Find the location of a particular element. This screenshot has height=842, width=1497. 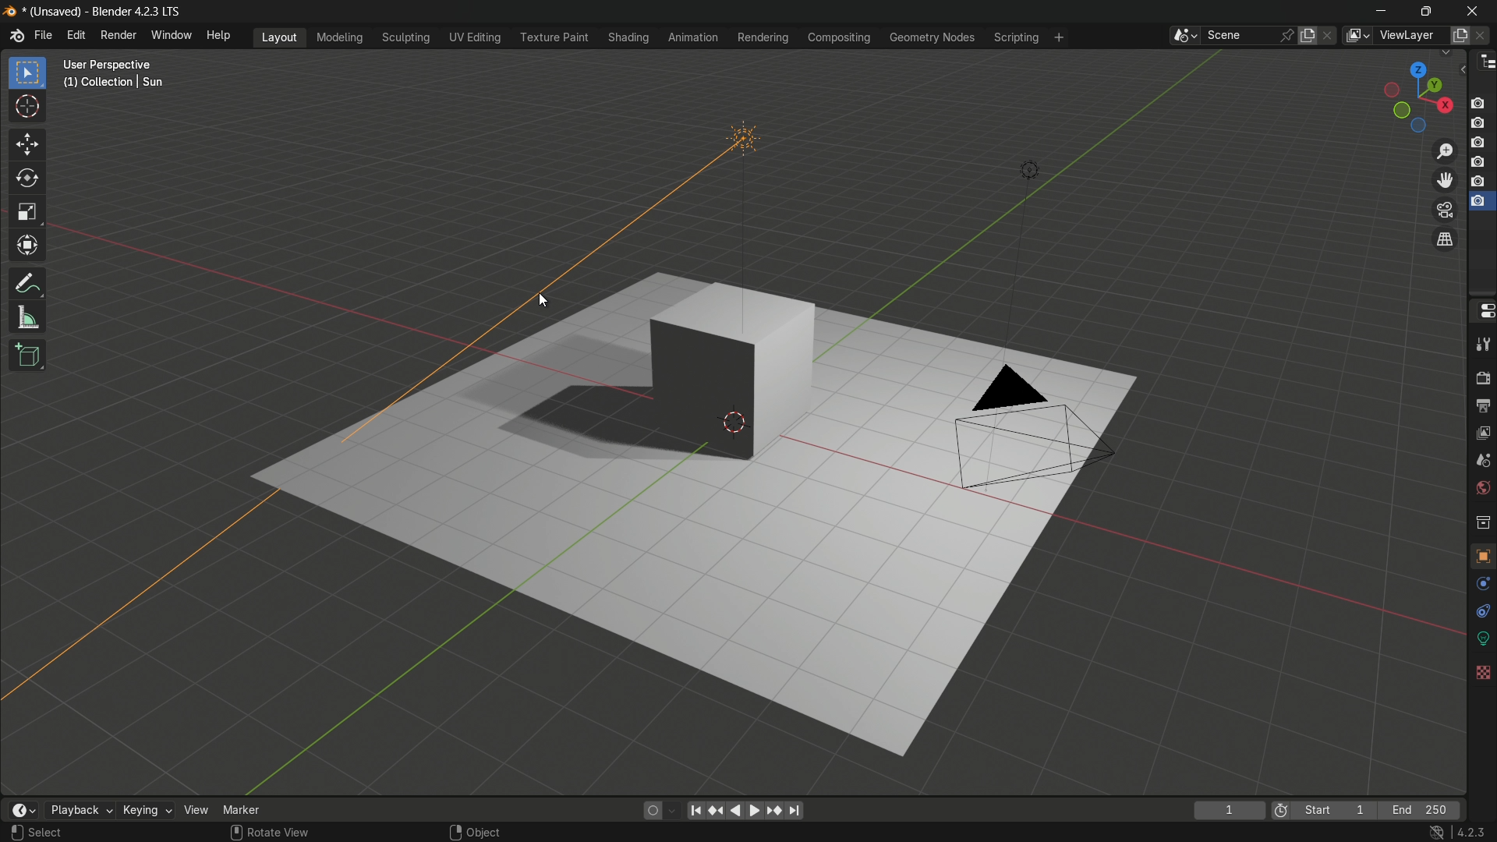

scene name is located at coordinates (1239, 36).